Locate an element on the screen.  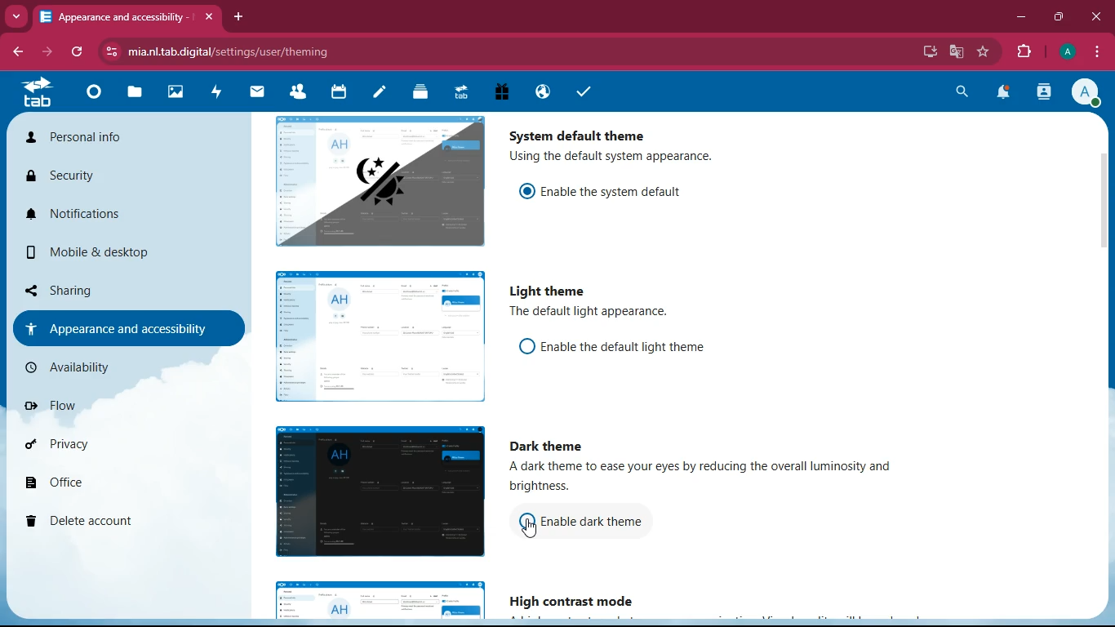
personal info is located at coordinates (101, 140).